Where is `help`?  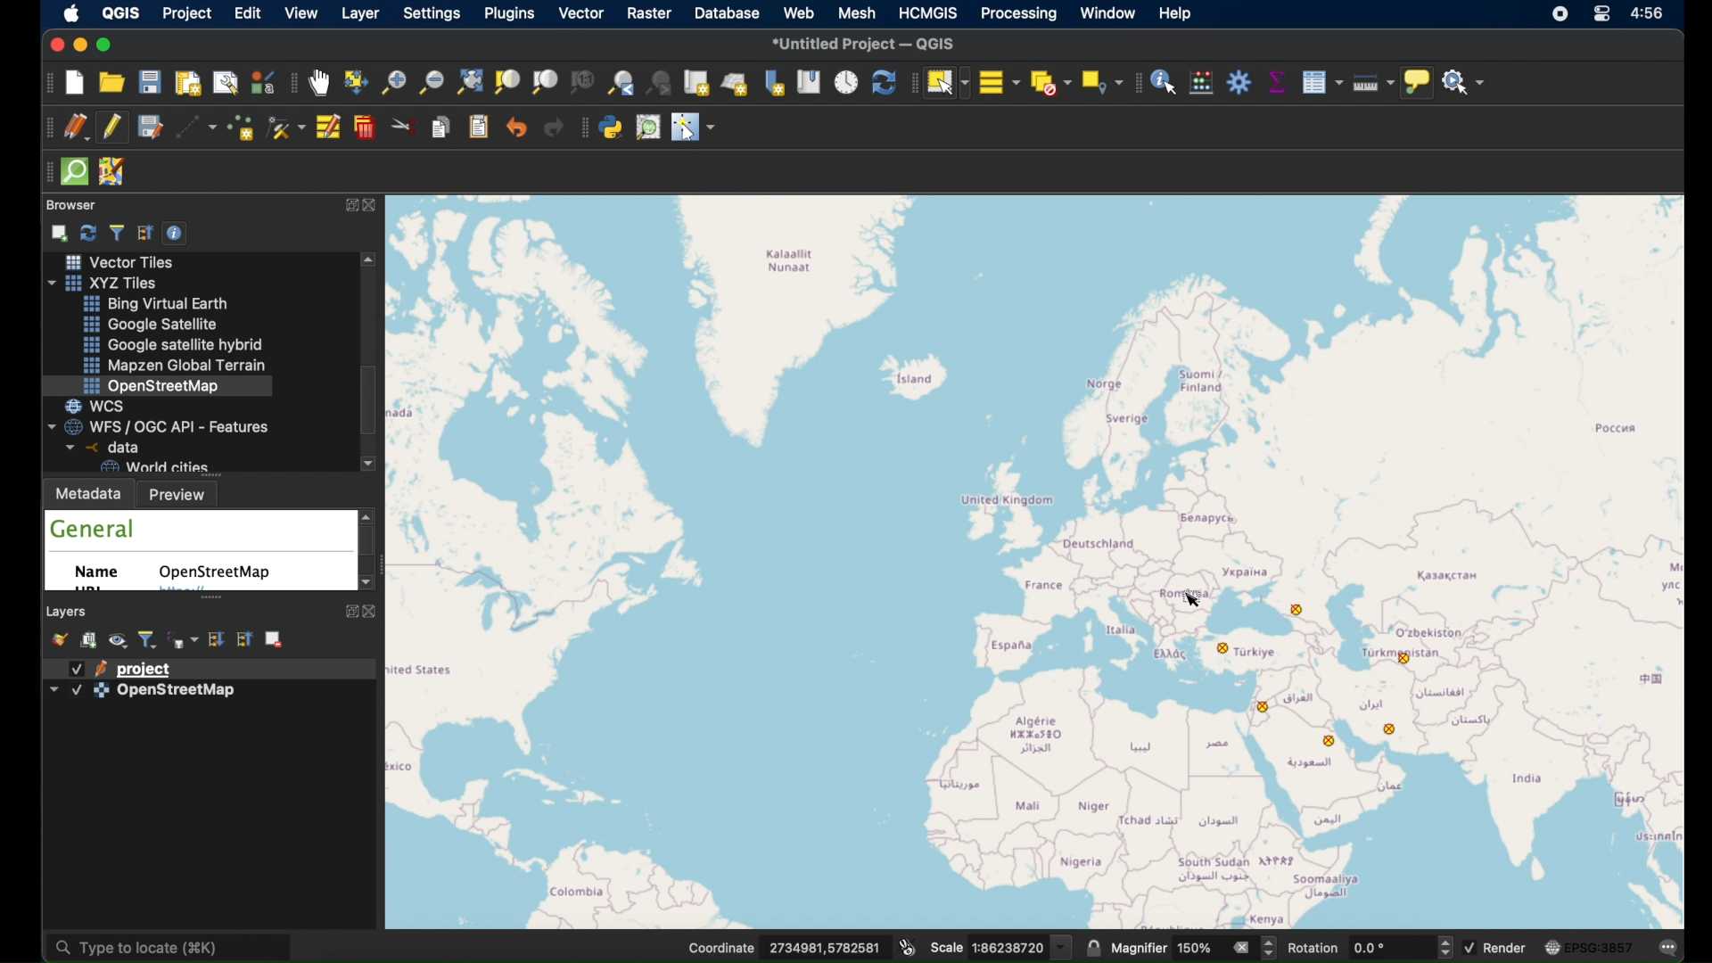
help is located at coordinates (1175, 13).